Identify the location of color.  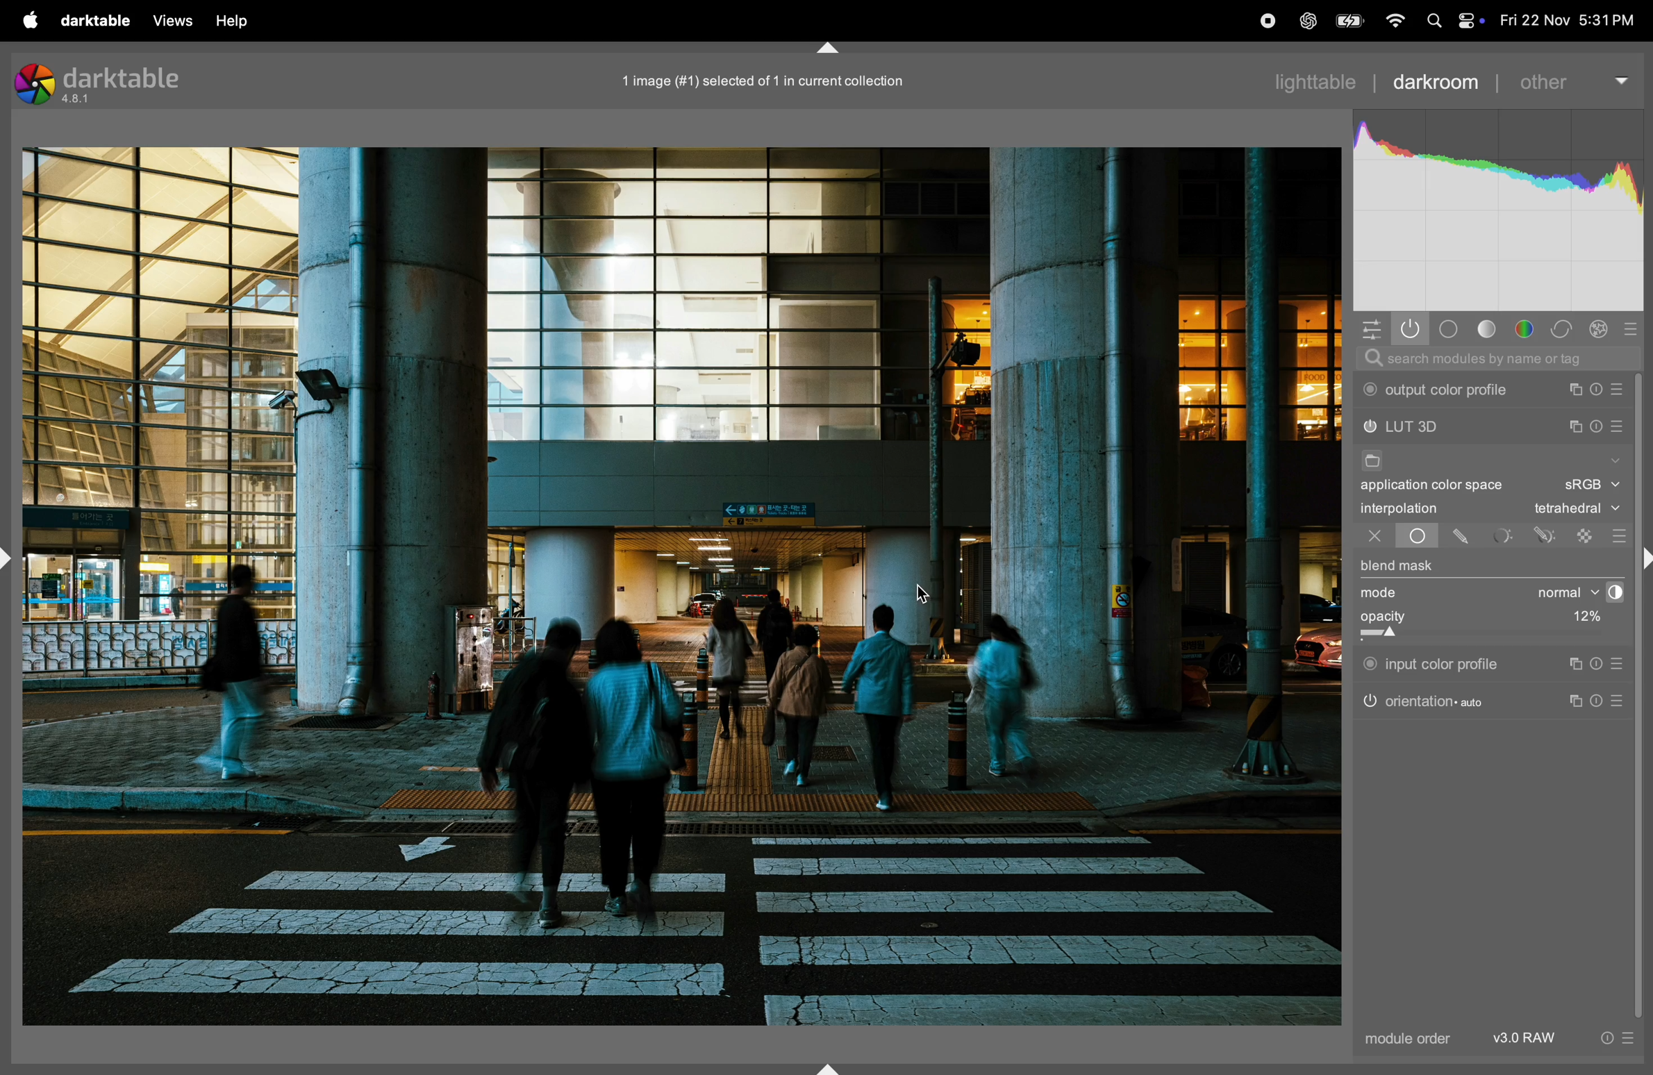
(1529, 330).